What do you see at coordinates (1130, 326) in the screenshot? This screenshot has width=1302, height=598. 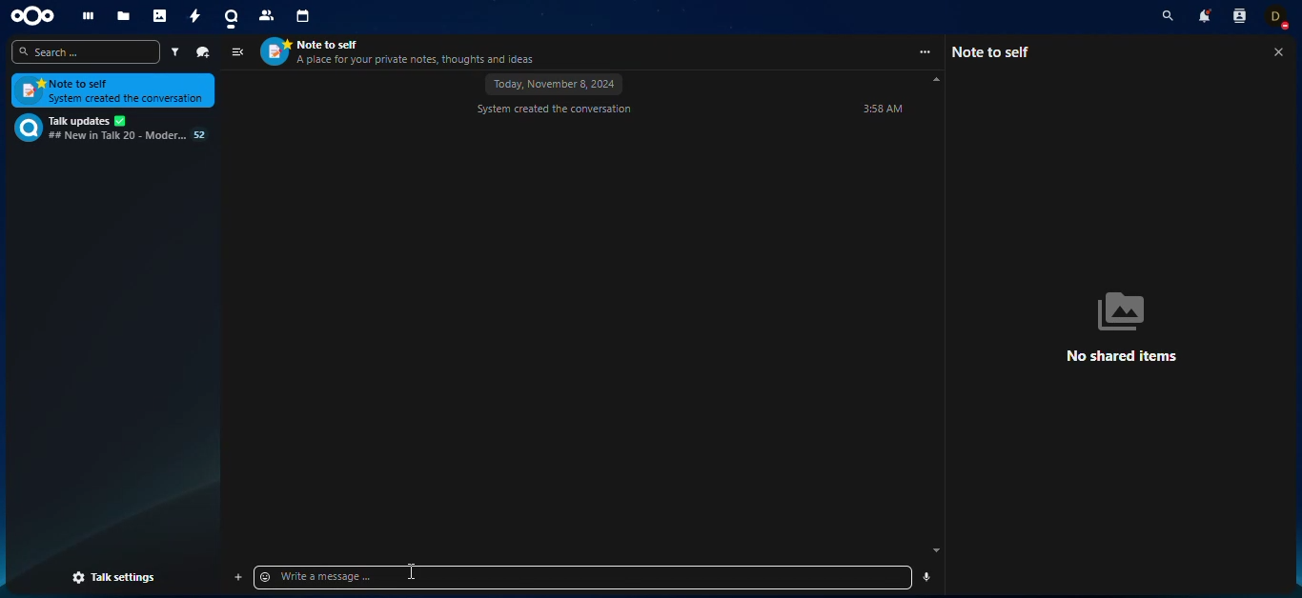 I see `no shared items` at bounding box center [1130, 326].